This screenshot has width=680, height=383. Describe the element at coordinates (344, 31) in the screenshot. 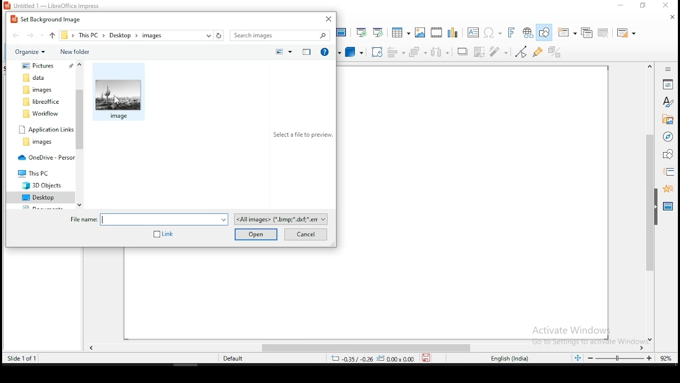

I see `master slide` at that location.